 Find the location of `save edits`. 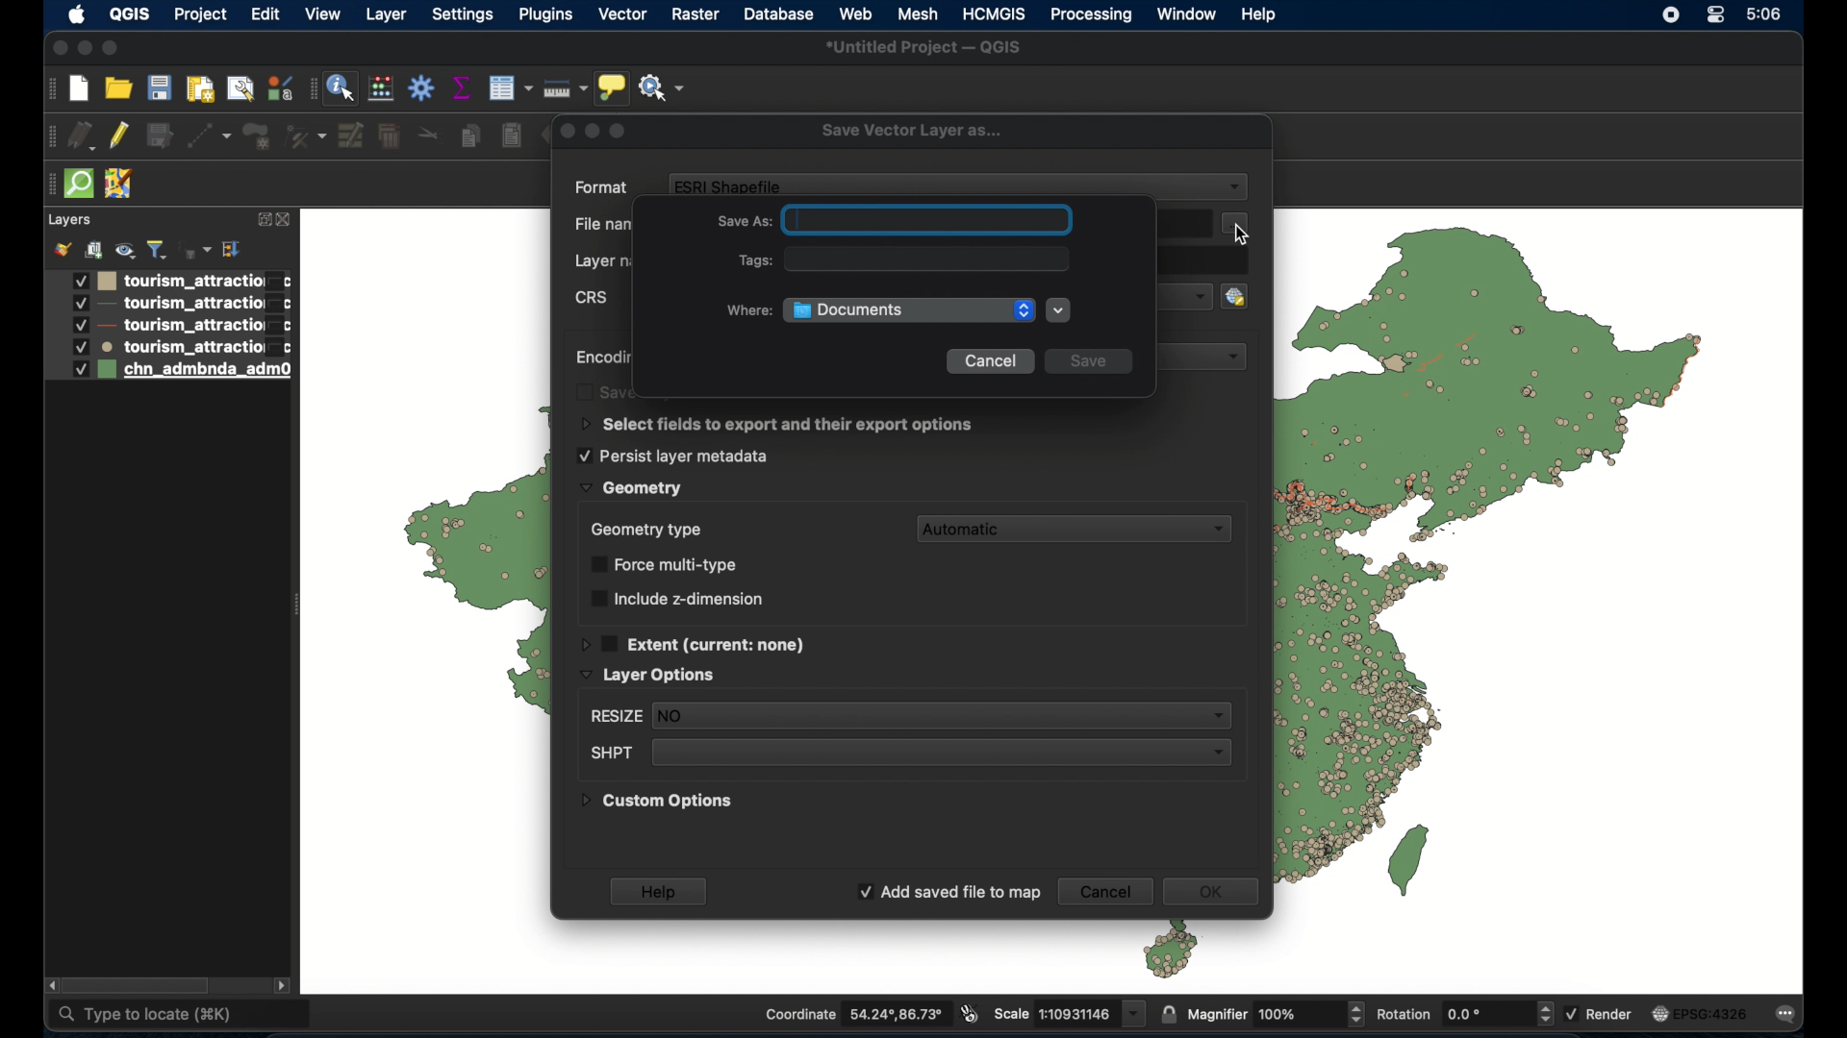

save edits is located at coordinates (161, 136).